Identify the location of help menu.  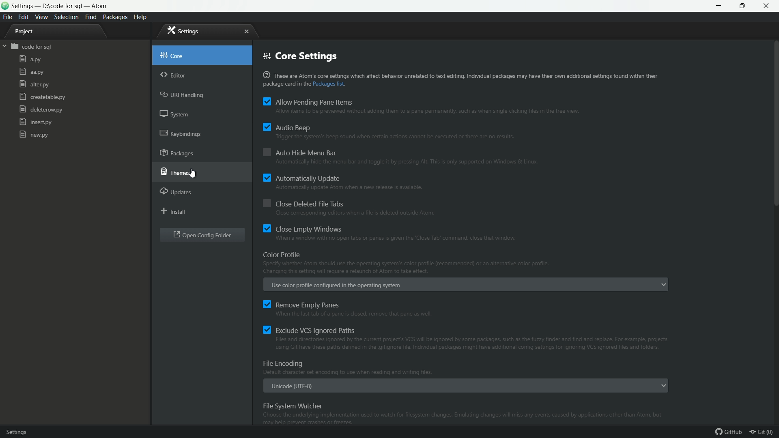
(142, 17).